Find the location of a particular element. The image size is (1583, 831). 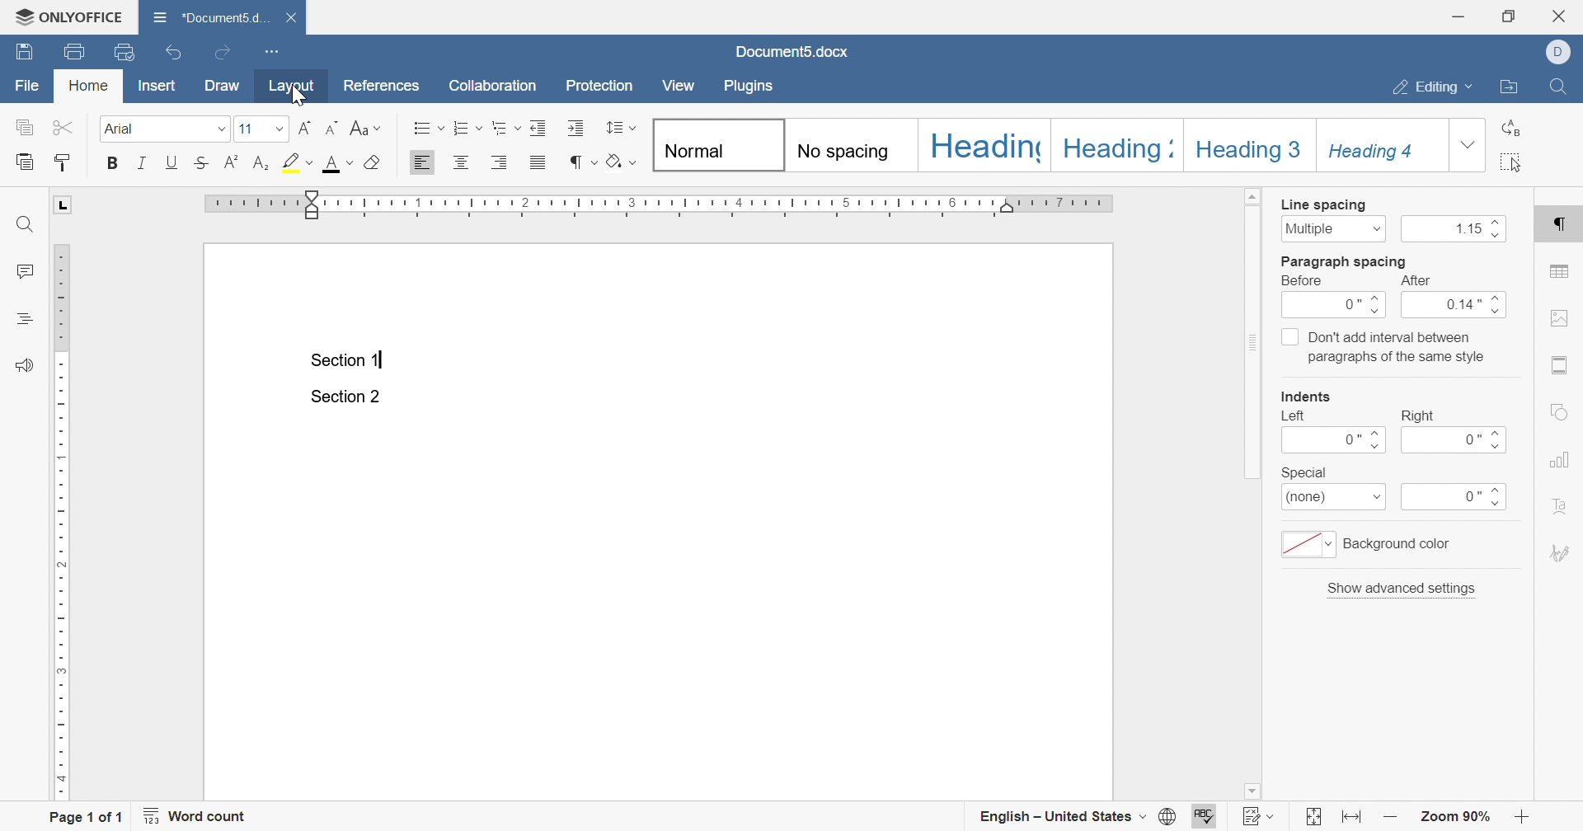

save is located at coordinates (24, 51).